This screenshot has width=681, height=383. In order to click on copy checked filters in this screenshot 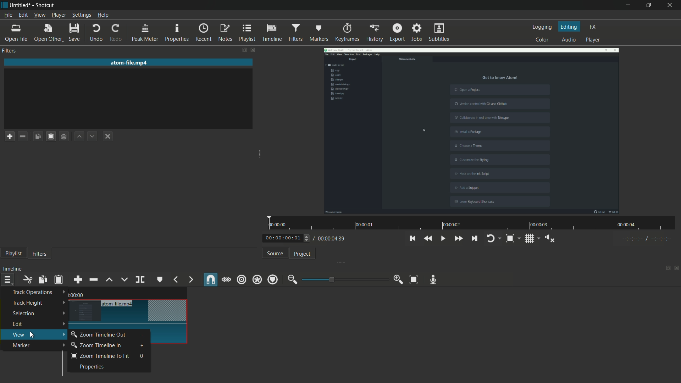, I will do `click(38, 137)`.